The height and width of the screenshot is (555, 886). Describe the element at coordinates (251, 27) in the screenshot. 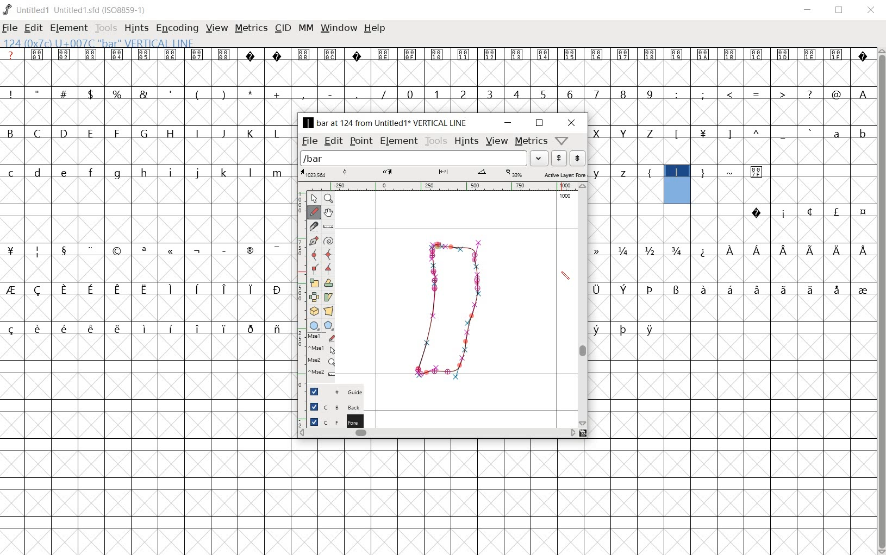

I see `metrics` at that location.